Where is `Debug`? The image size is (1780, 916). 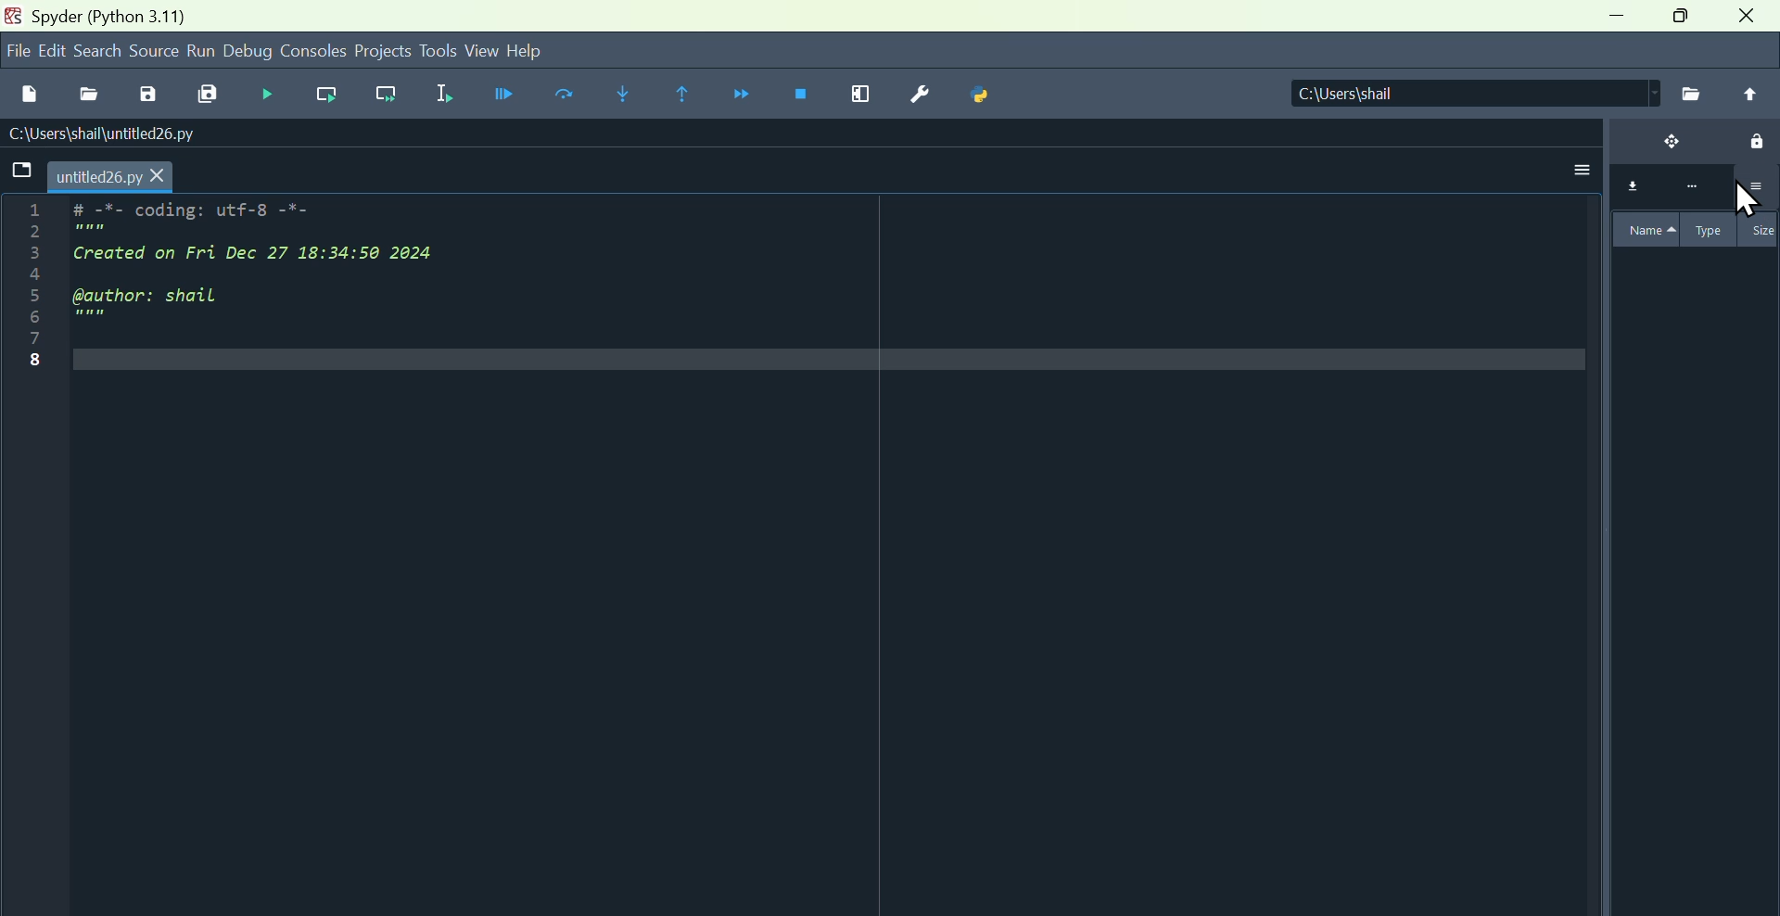
Debug is located at coordinates (264, 94).